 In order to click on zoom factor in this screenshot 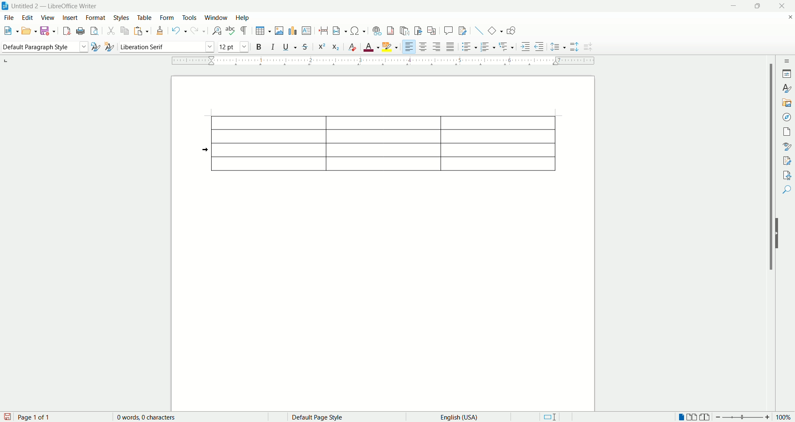, I will do `click(755, 417)`.